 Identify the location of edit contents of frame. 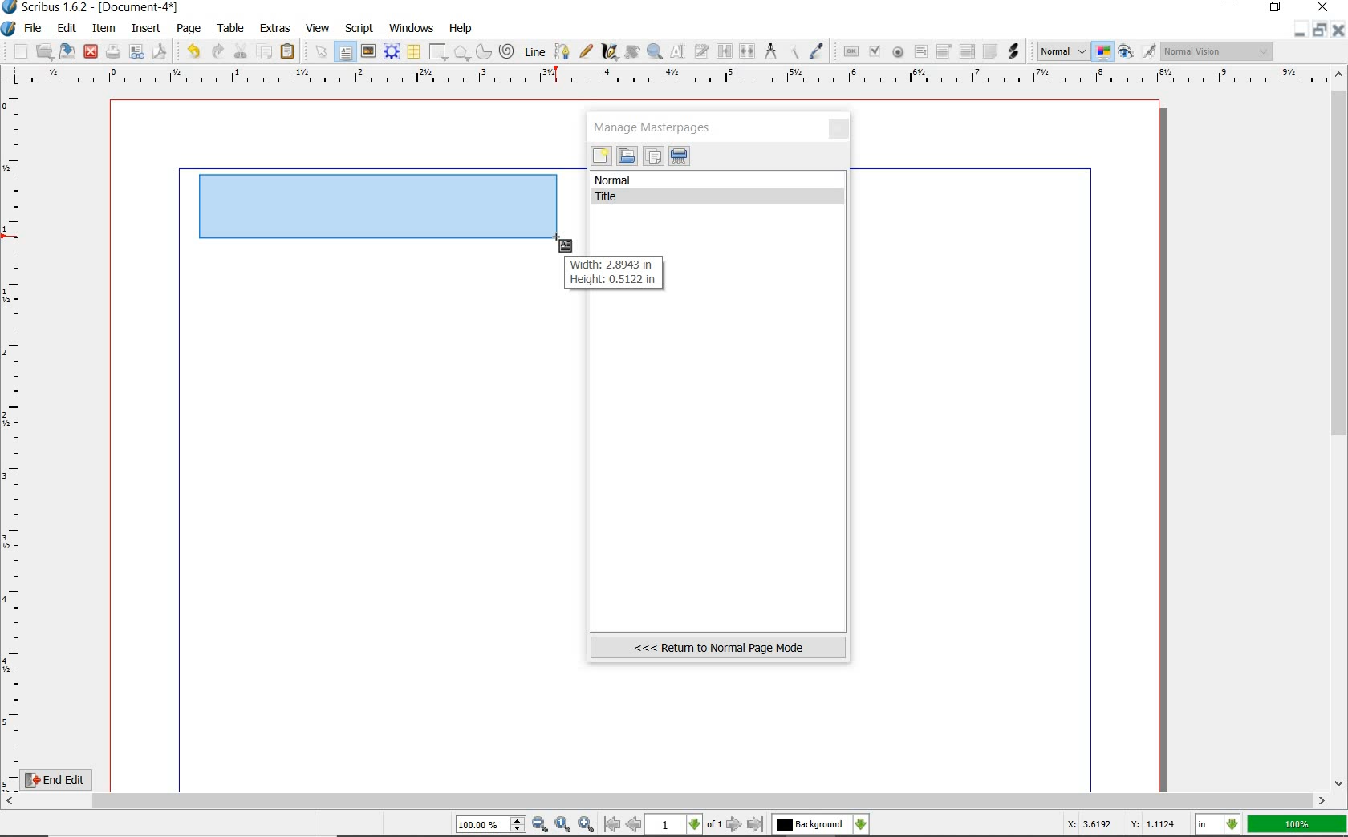
(680, 53).